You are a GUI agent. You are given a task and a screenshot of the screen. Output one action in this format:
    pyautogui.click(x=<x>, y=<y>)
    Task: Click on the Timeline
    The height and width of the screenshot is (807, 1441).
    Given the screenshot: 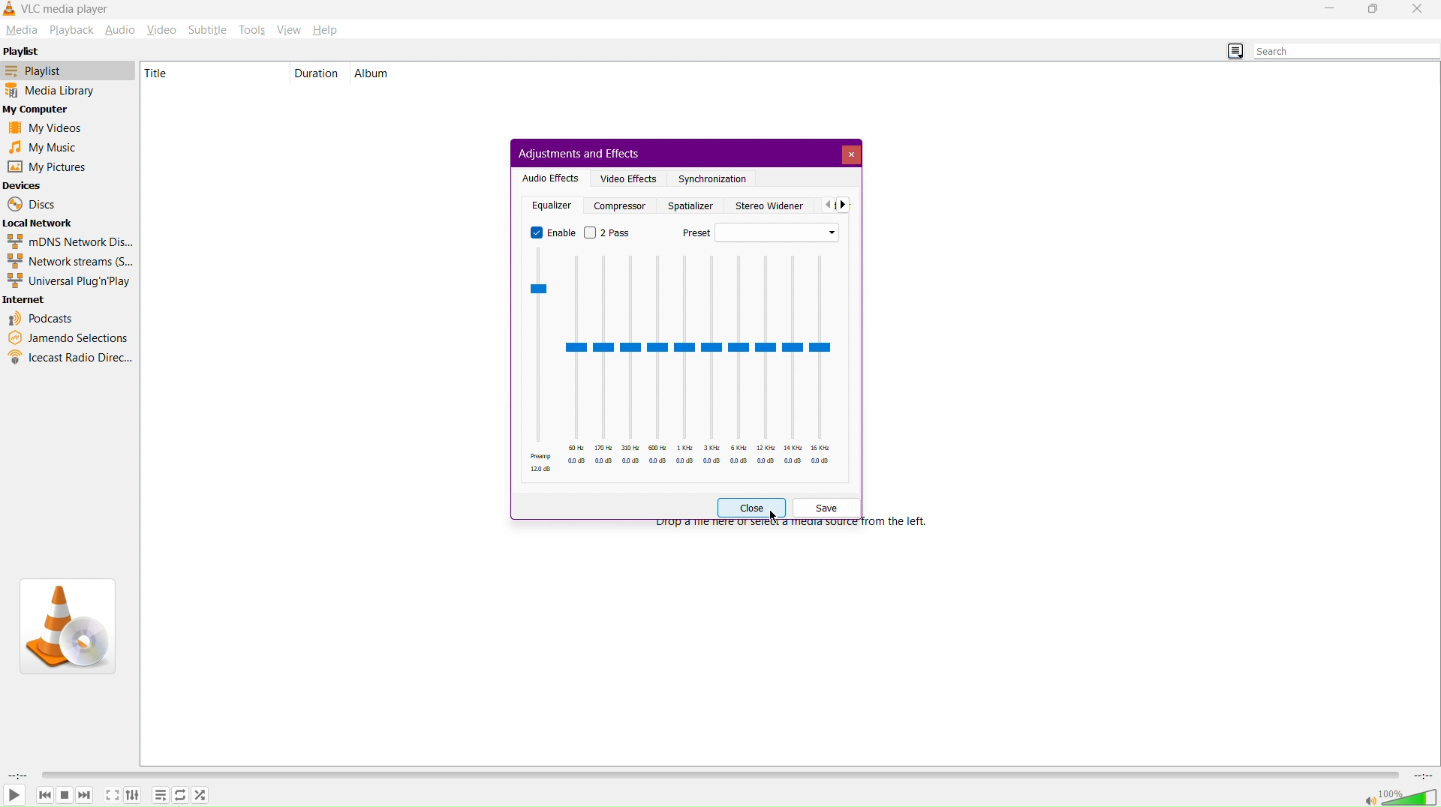 What is the action you would take?
    pyautogui.click(x=737, y=771)
    